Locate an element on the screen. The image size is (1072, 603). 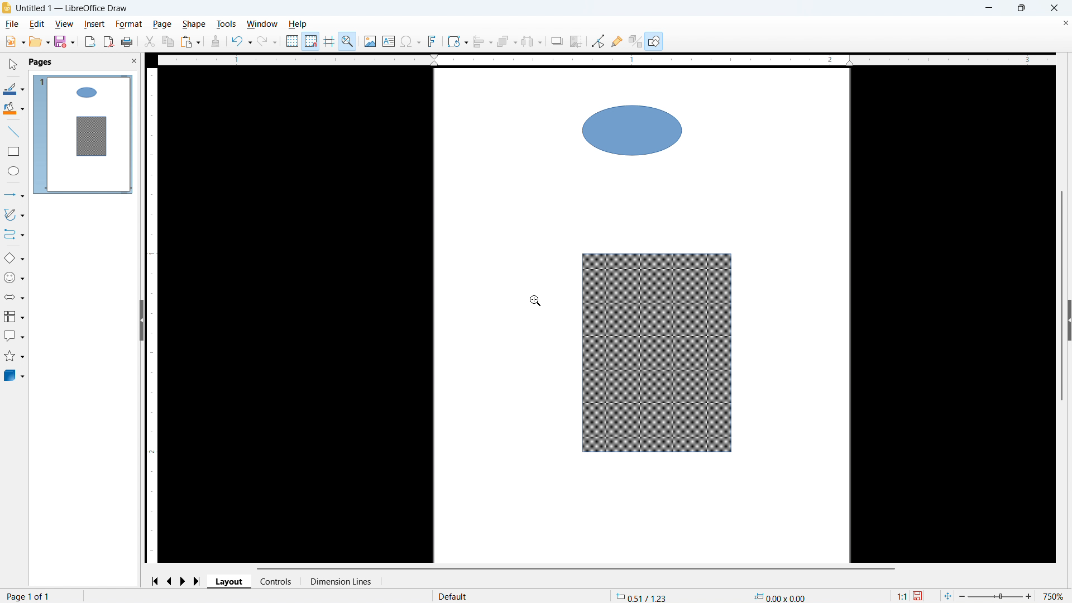
Zoom level updated  is located at coordinates (1055, 596).